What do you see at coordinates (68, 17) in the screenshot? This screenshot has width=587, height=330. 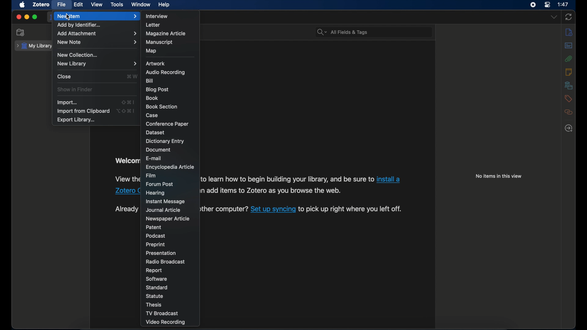 I see `cursor` at bounding box center [68, 17].